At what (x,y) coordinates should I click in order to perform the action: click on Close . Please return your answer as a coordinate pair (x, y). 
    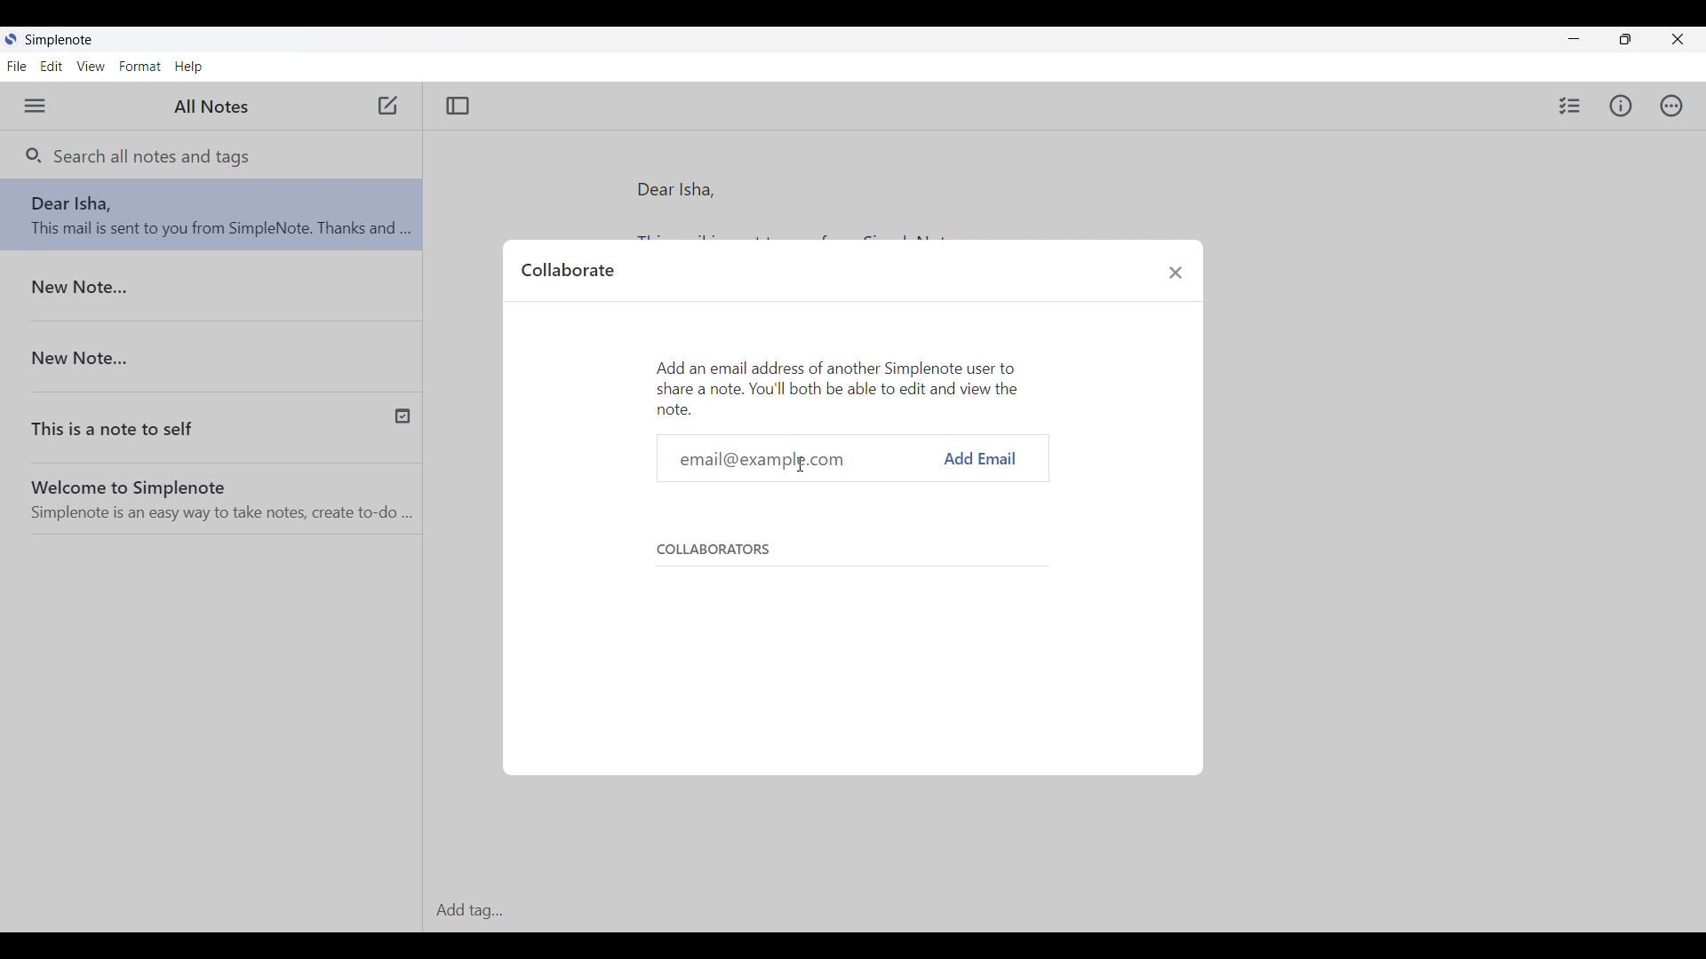
    Looking at the image, I should click on (1176, 272).